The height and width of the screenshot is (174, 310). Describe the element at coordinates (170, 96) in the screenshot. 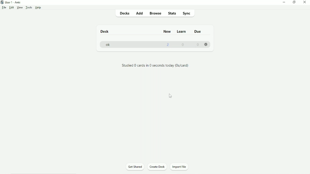

I see `Cursor` at that location.